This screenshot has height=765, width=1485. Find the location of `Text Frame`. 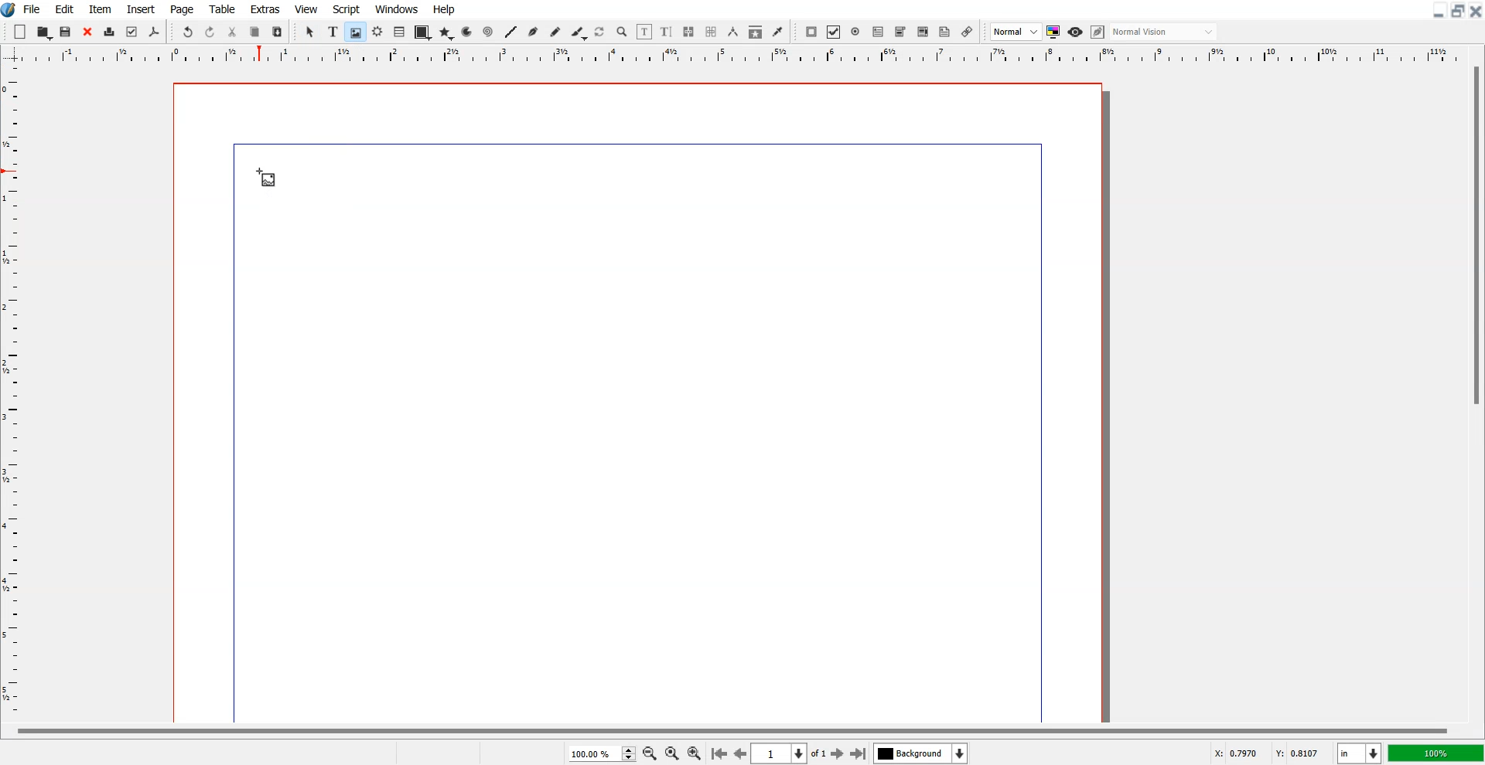

Text Frame is located at coordinates (333, 32).